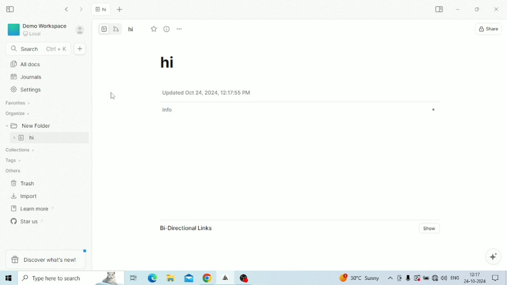  What do you see at coordinates (117, 62) in the screenshot?
I see `All docs` at bounding box center [117, 62].